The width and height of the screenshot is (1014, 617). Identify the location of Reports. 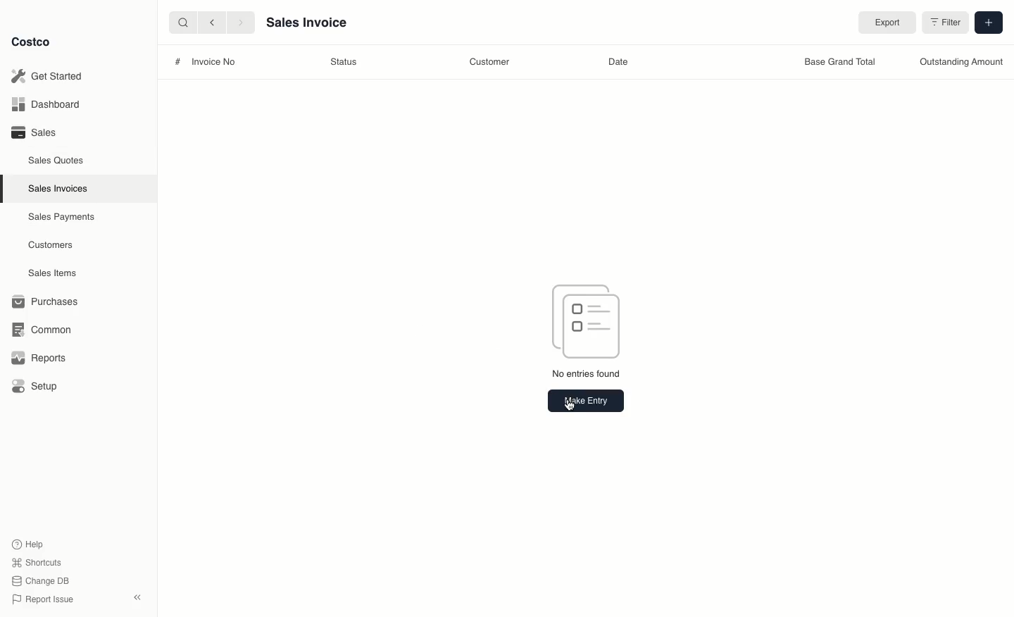
(37, 358).